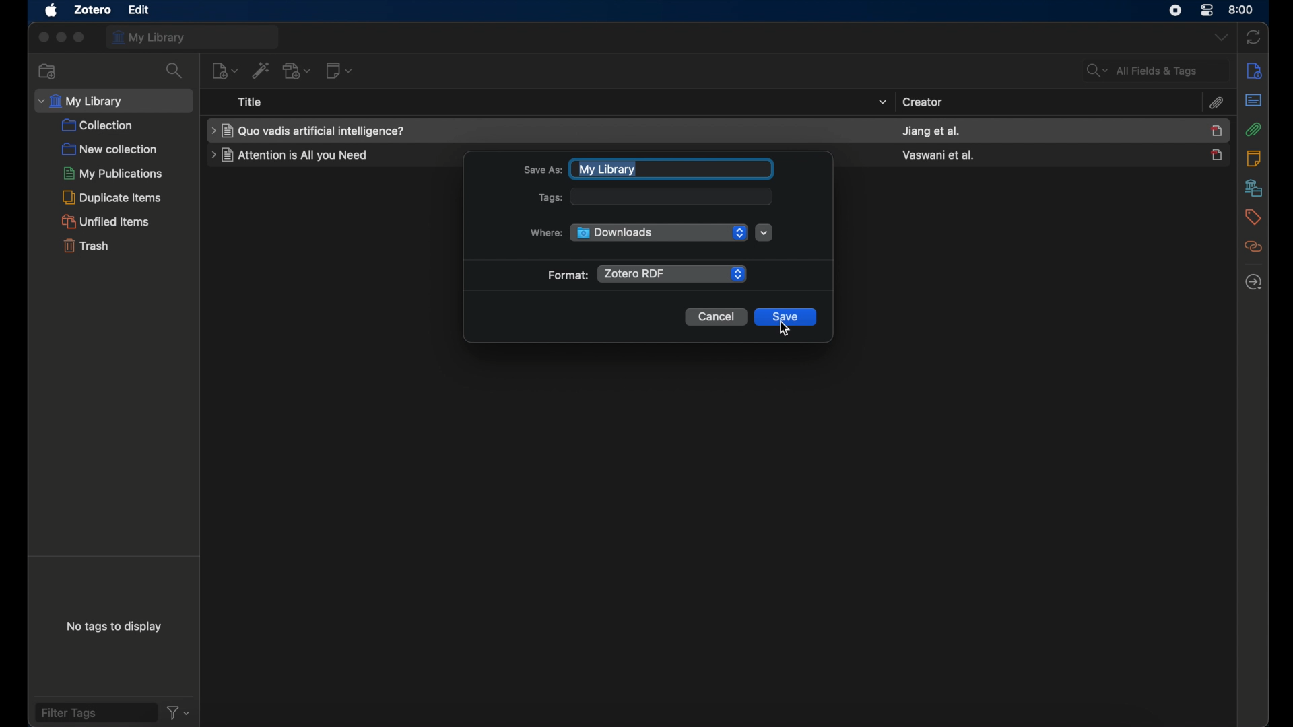 The width and height of the screenshot is (1293, 727). What do you see at coordinates (1252, 217) in the screenshot?
I see `tags` at bounding box center [1252, 217].